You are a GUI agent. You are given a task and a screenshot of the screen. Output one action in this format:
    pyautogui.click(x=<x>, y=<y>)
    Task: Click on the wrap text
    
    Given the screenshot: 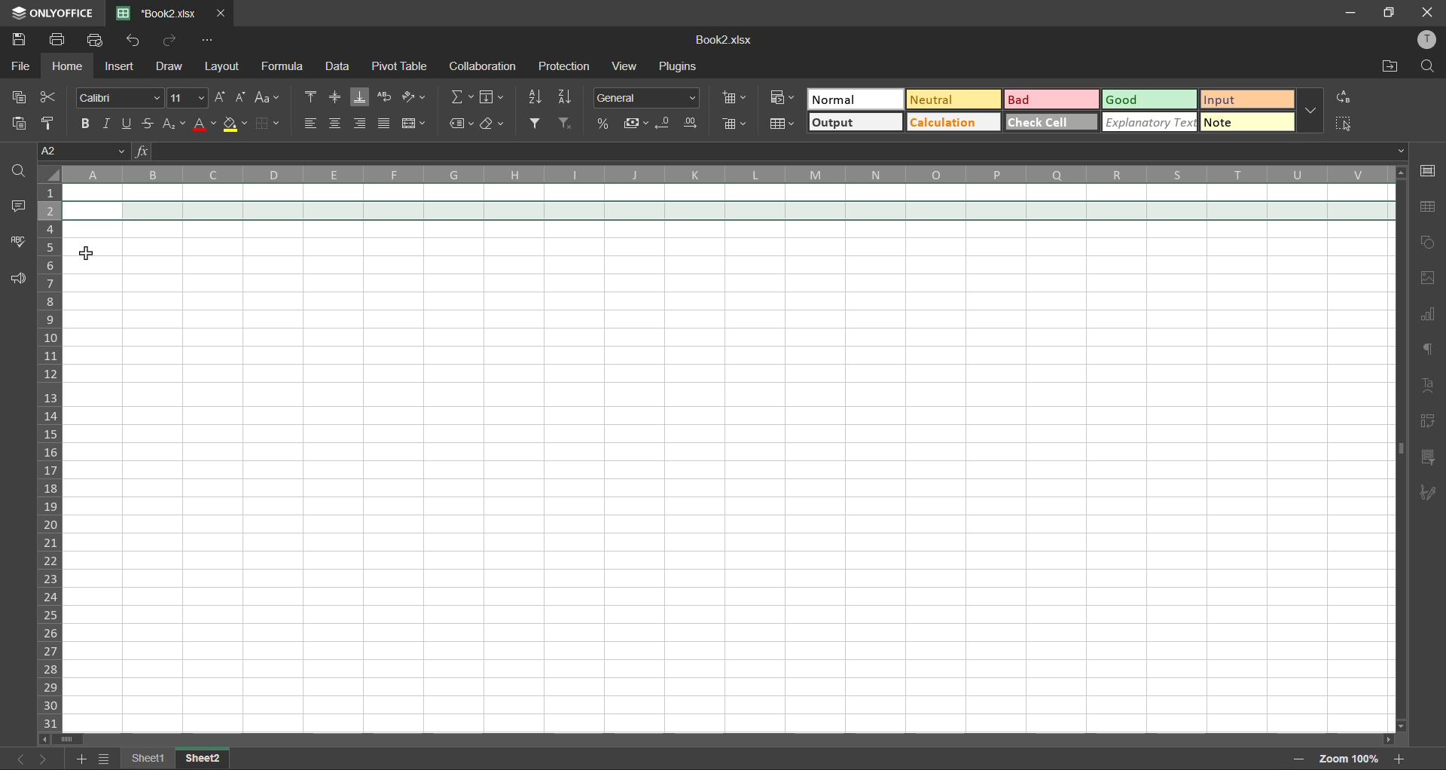 What is the action you would take?
    pyautogui.click(x=384, y=96)
    